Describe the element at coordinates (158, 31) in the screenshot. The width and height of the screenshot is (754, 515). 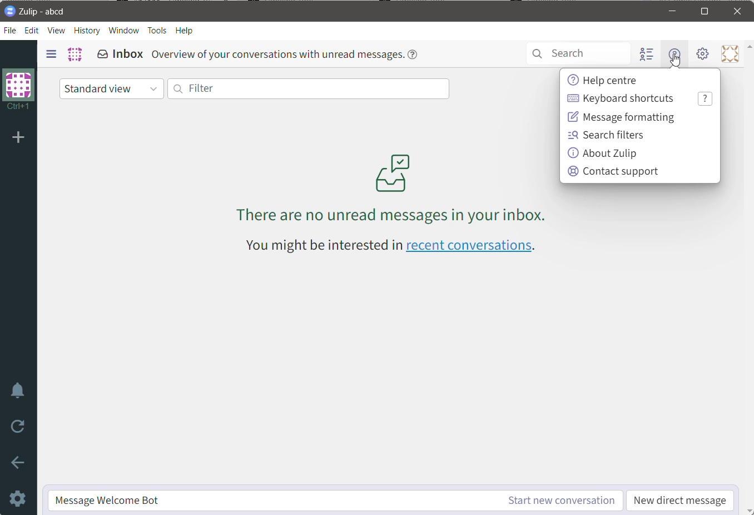
I see `Tools` at that location.